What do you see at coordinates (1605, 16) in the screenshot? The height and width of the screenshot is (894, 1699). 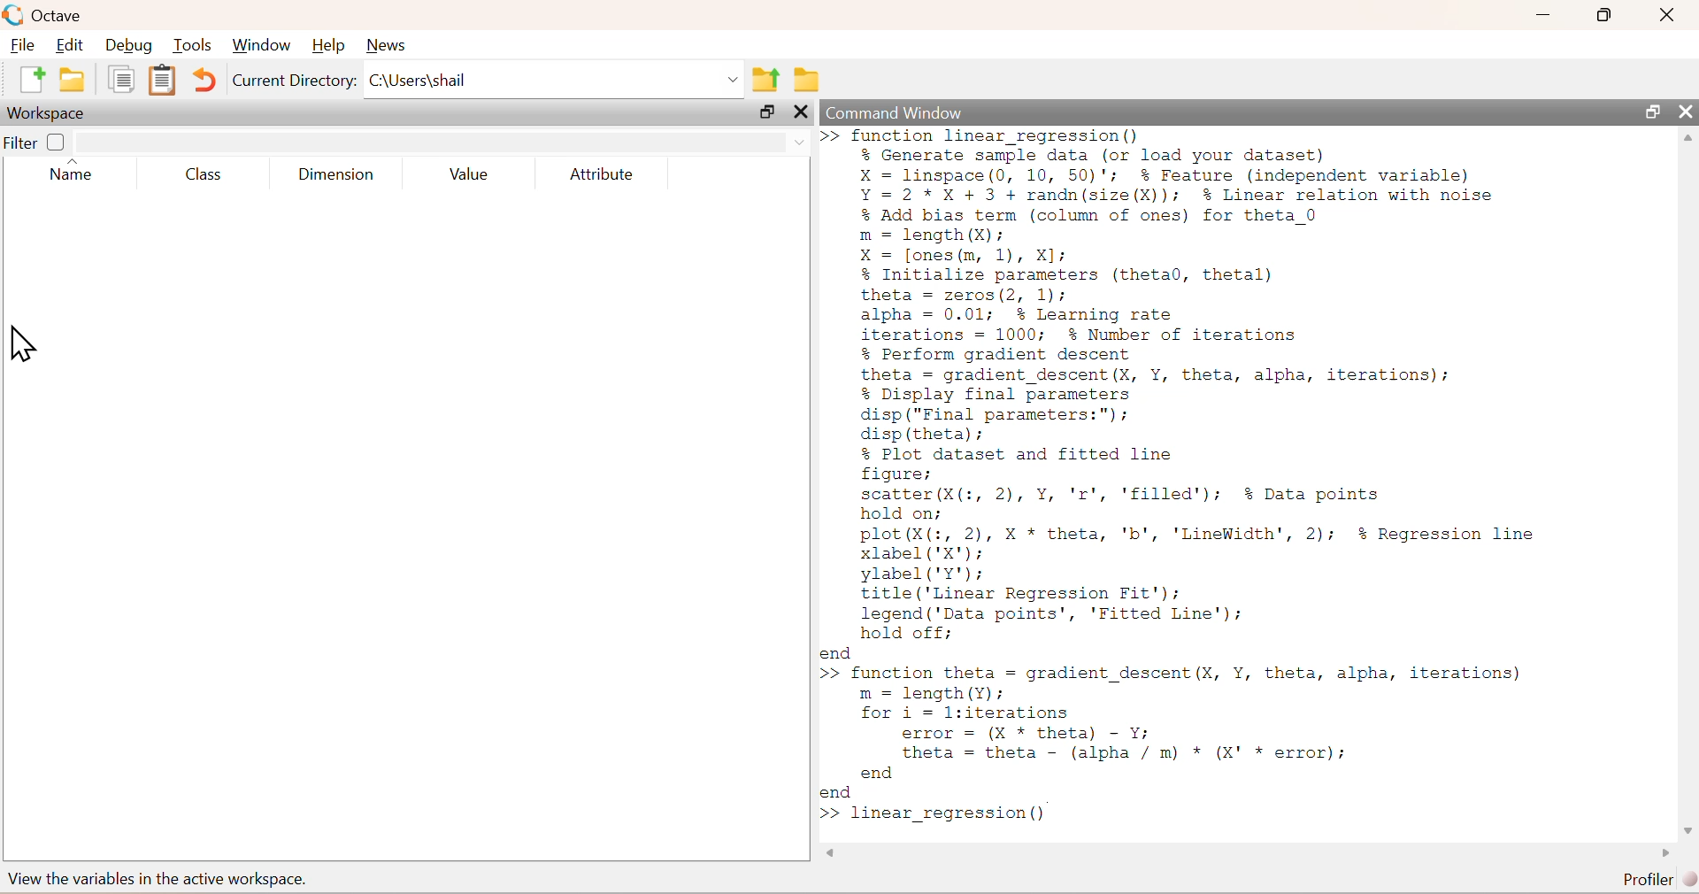 I see `resize` at bounding box center [1605, 16].